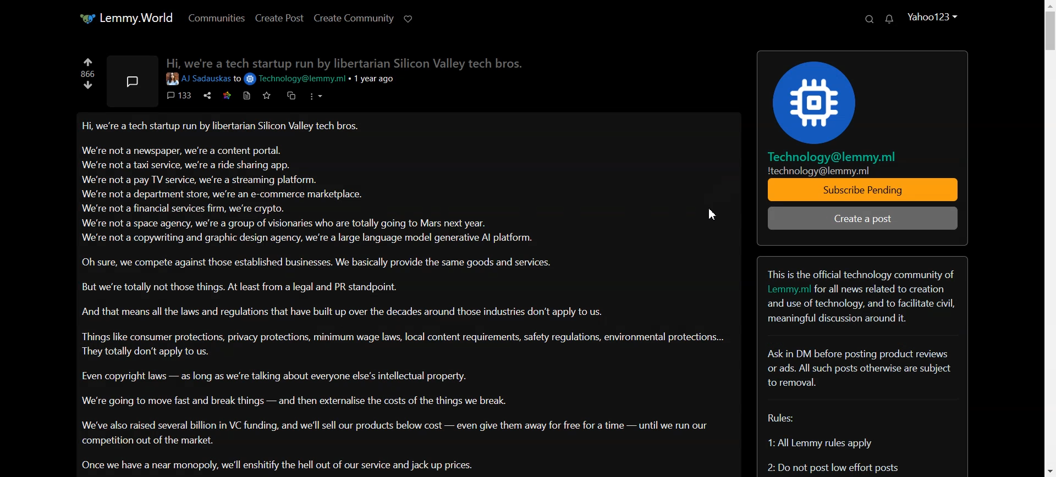 This screenshot has height=477, width=1056. I want to click on Rules:
1: All Lemmy rules apply, so click(834, 458).